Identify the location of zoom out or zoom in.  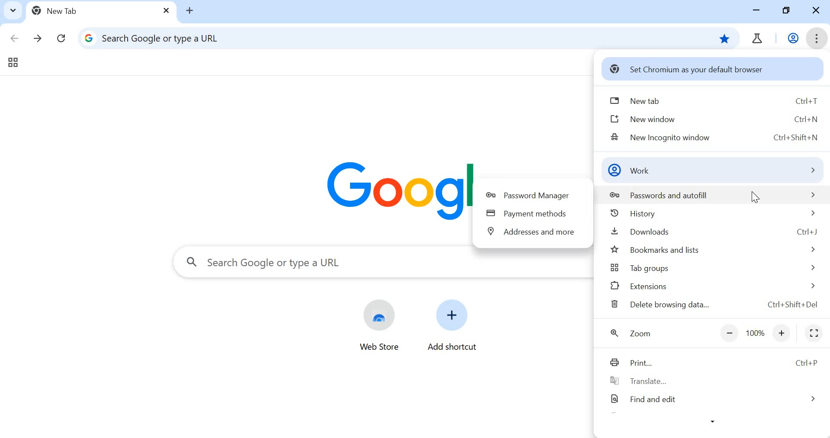
(756, 333).